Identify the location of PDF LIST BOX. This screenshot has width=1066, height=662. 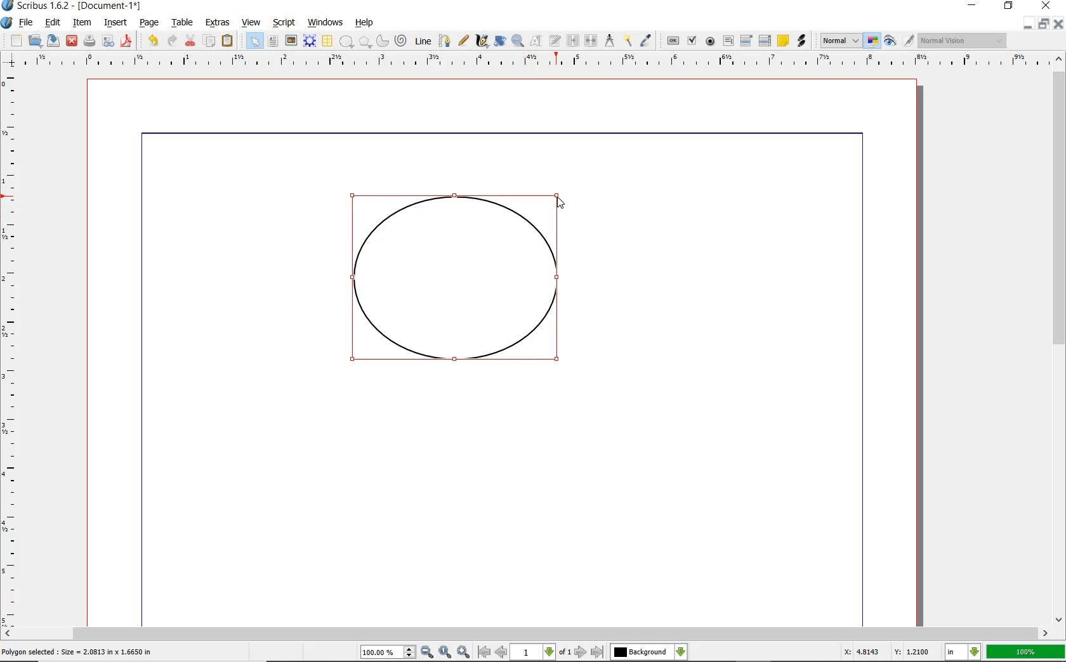
(766, 41).